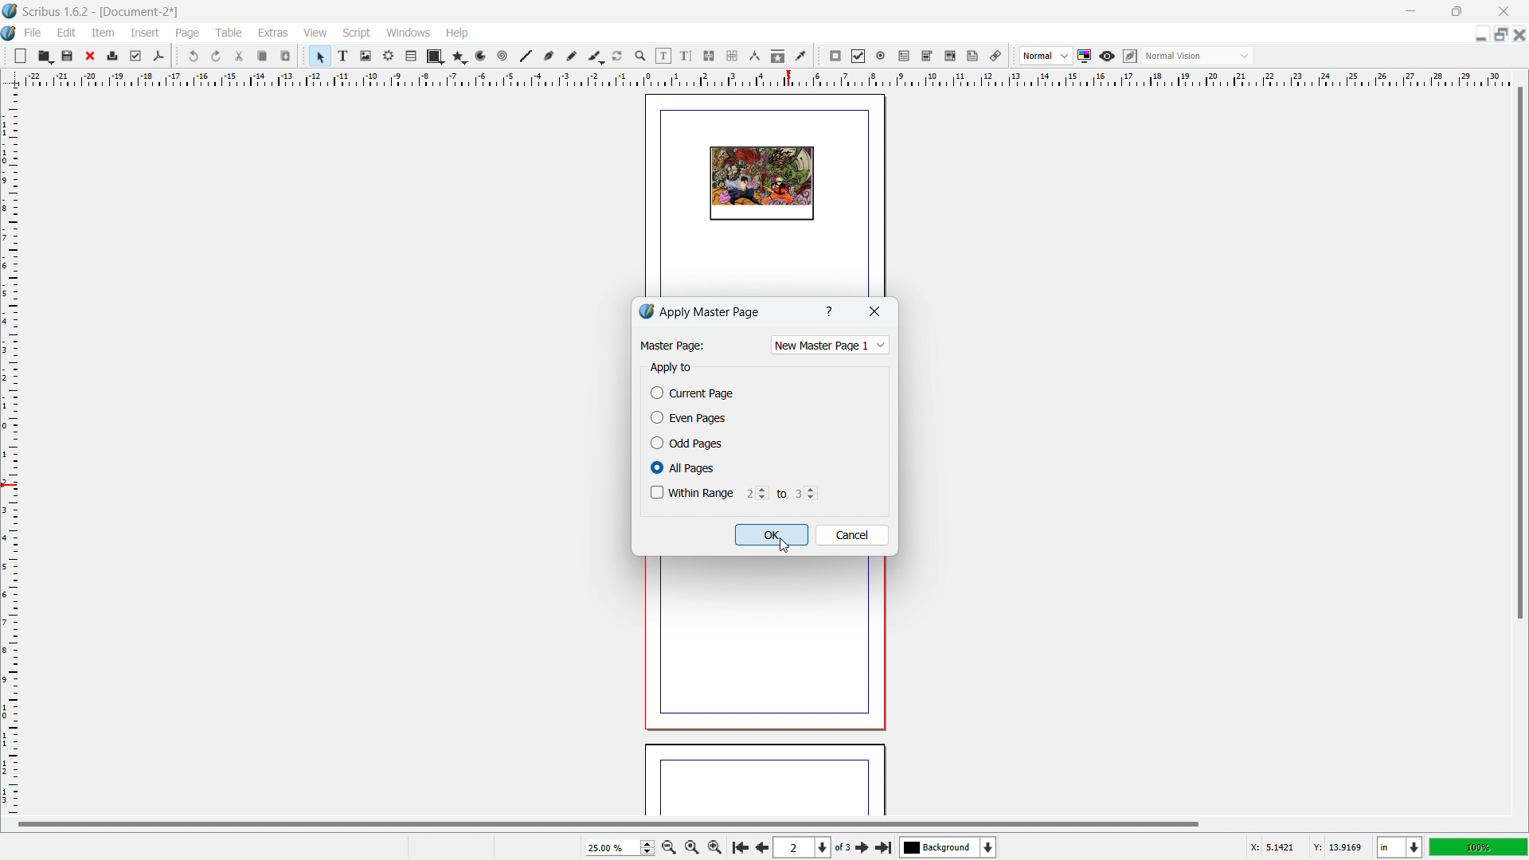 This screenshot has height=860, width=1529. I want to click on page, so click(764, 782).